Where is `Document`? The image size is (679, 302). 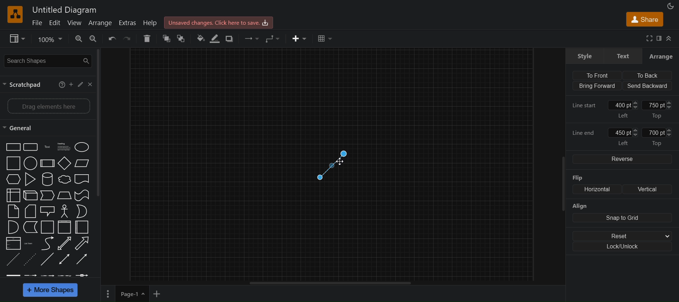 Document is located at coordinates (83, 180).